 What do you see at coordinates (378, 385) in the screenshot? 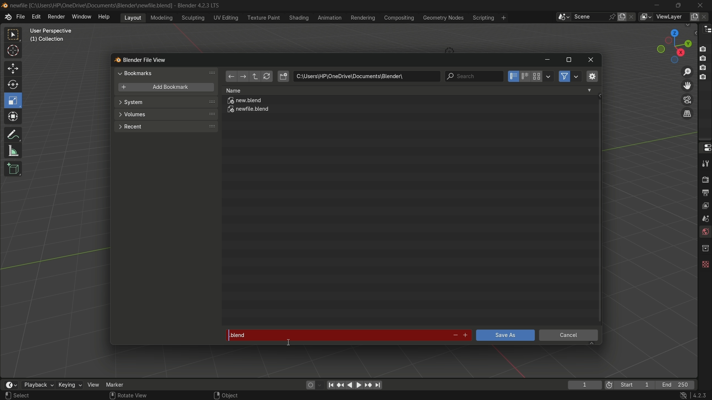
I see `jump to endpoint` at bounding box center [378, 385].